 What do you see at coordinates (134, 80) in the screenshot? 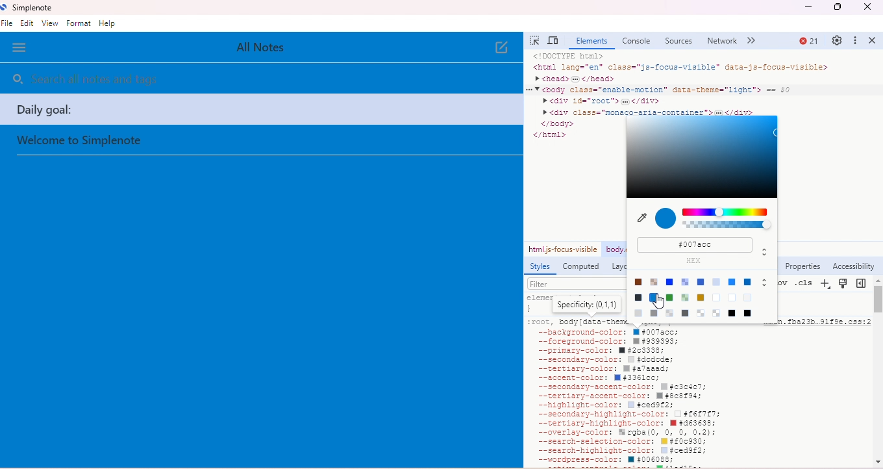
I see `search bar` at bounding box center [134, 80].